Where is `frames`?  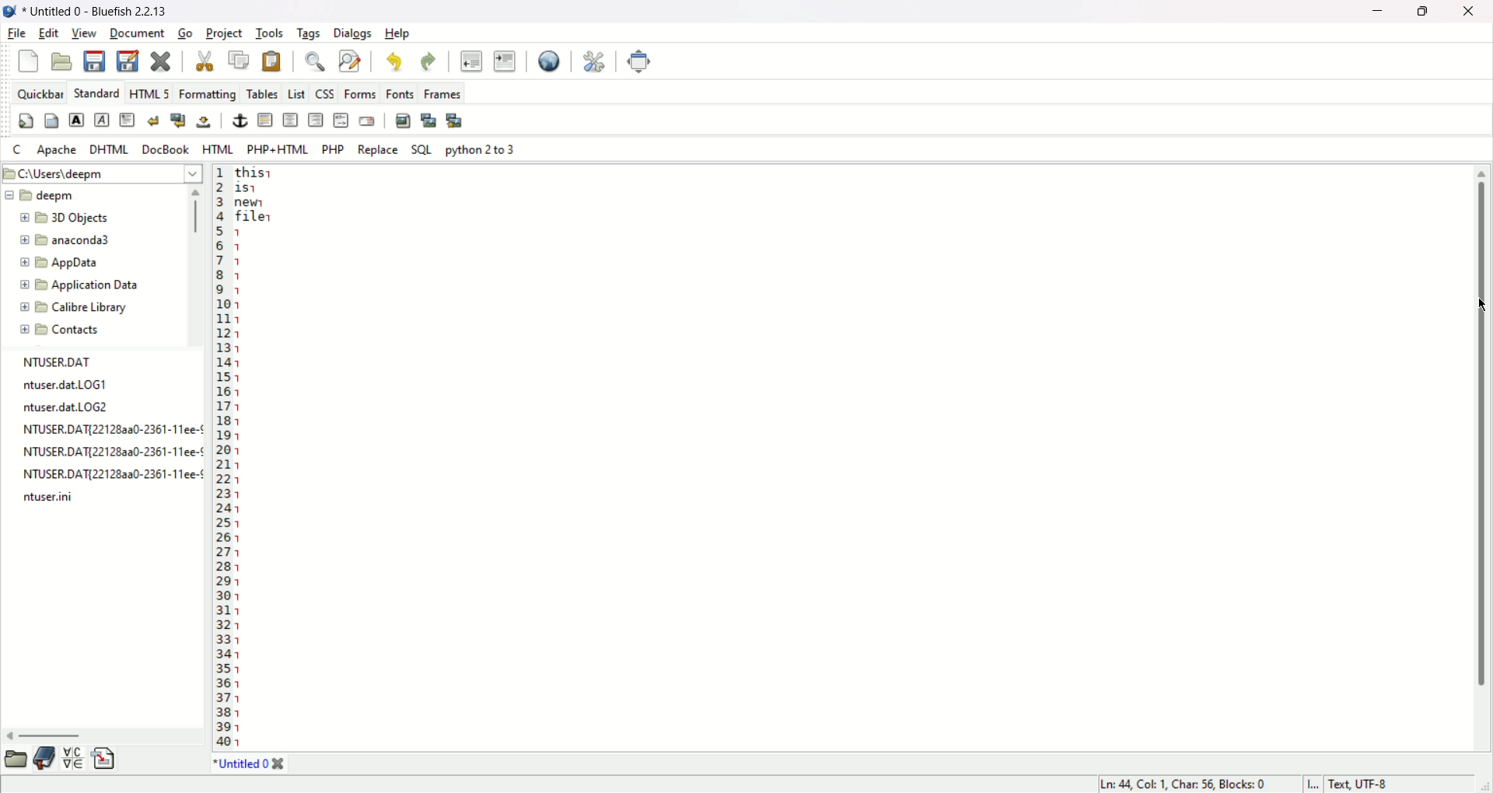 frames is located at coordinates (441, 93).